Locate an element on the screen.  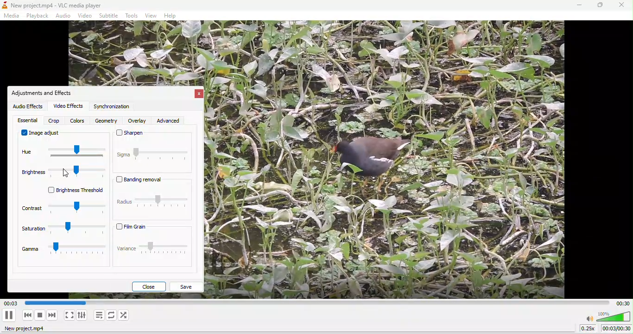
view is located at coordinates (150, 16).